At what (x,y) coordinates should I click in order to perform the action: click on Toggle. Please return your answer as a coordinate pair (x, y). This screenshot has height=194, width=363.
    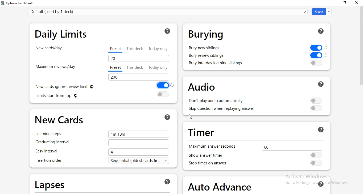
    Looking at the image, I should click on (317, 100).